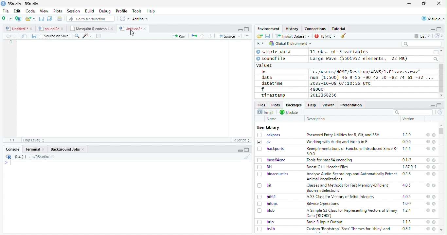 This screenshot has width=447, height=235. What do you see at coordinates (25, 36) in the screenshot?
I see `Show in new window` at bounding box center [25, 36].